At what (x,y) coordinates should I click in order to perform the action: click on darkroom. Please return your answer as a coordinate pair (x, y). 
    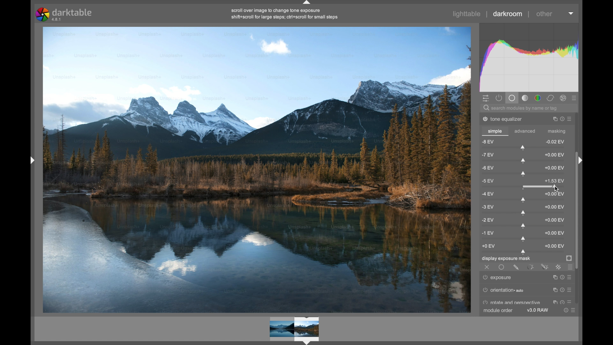
    Looking at the image, I should click on (508, 14).